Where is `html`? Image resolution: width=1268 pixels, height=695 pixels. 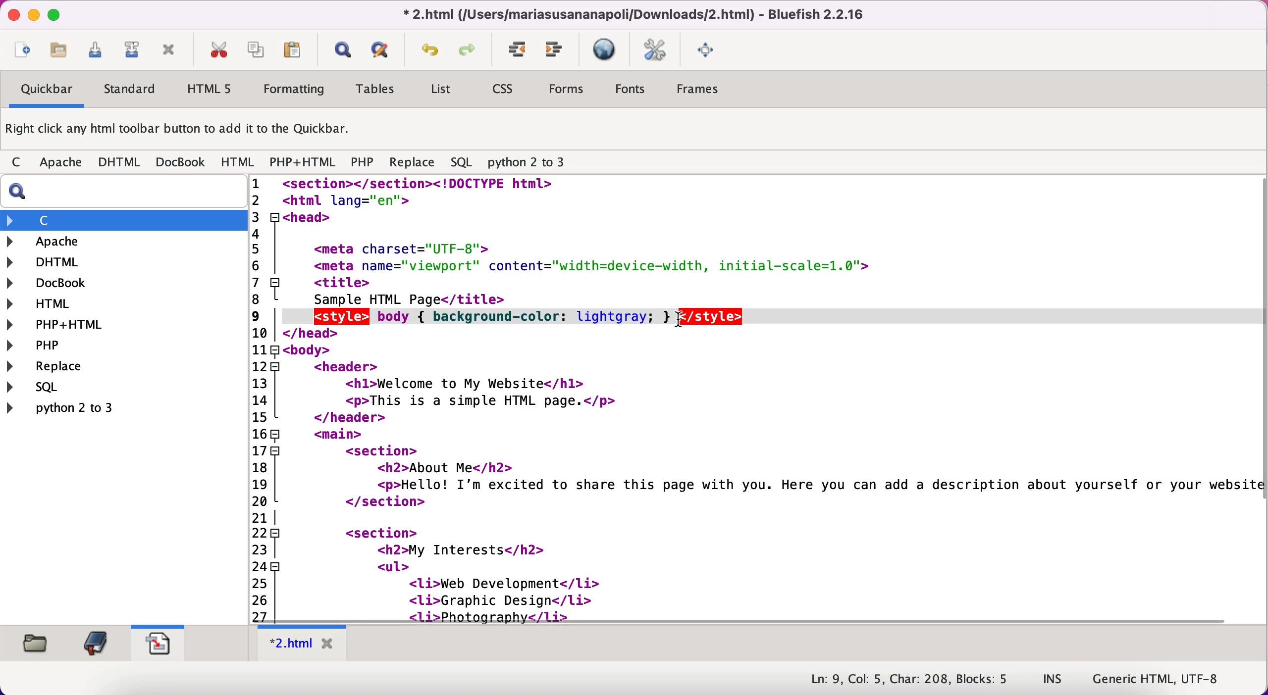
html is located at coordinates (50, 305).